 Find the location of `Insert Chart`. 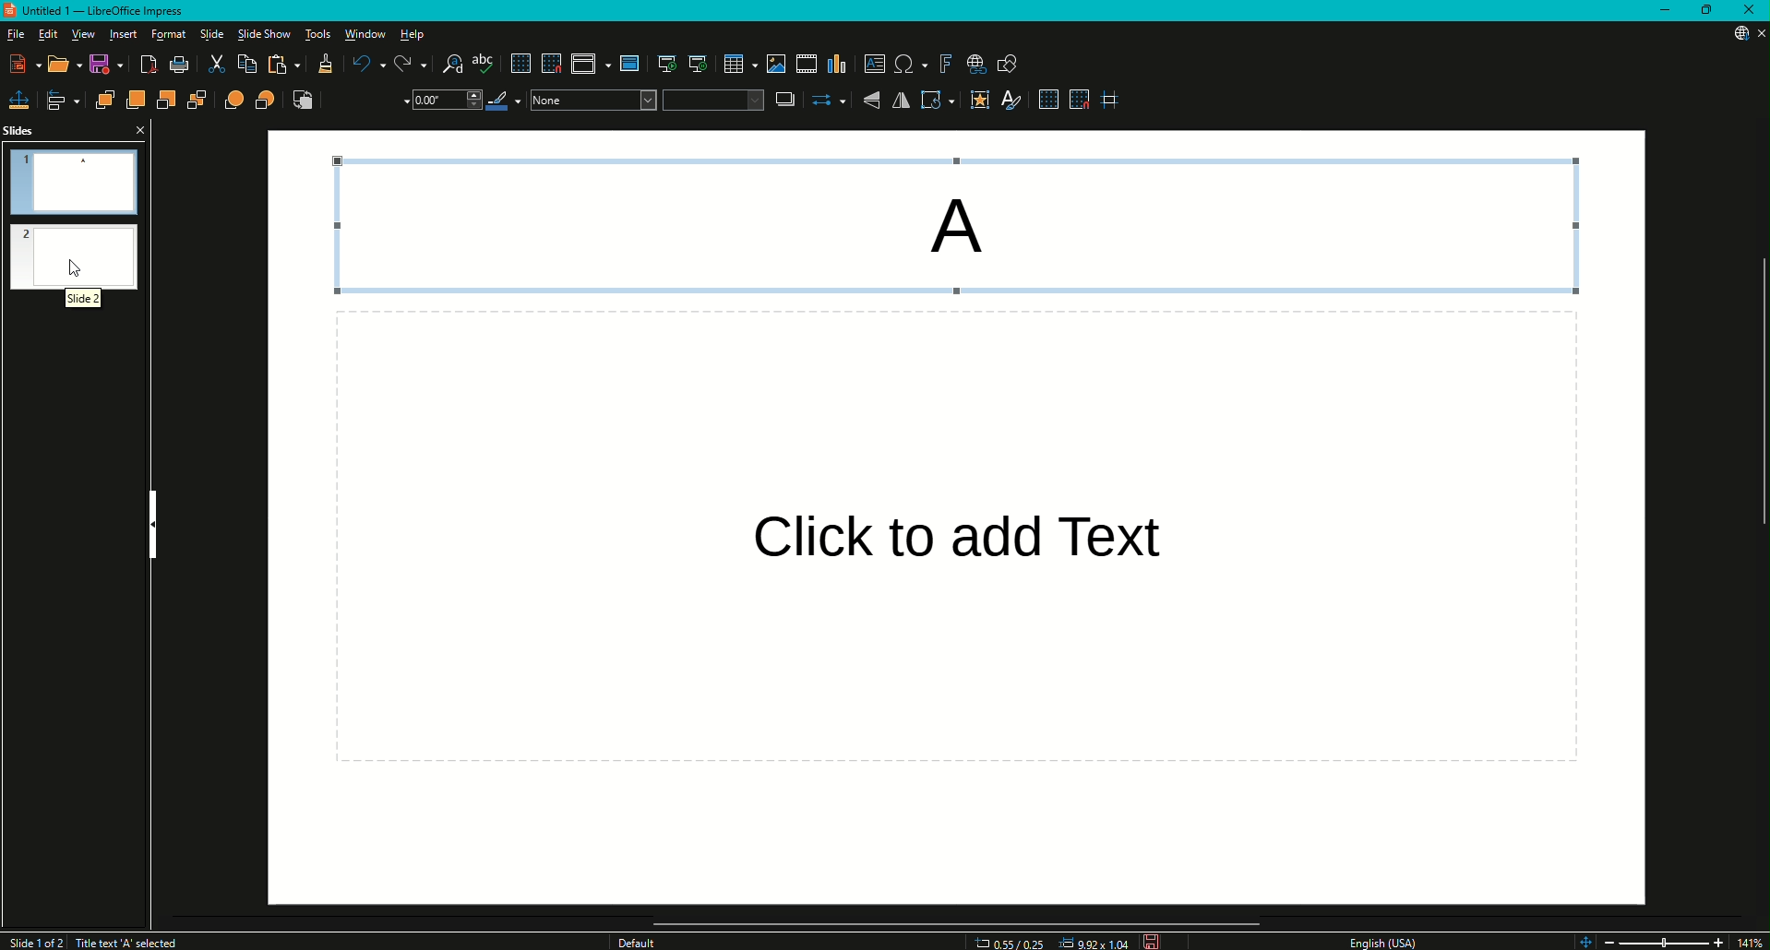

Insert Chart is located at coordinates (838, 63).